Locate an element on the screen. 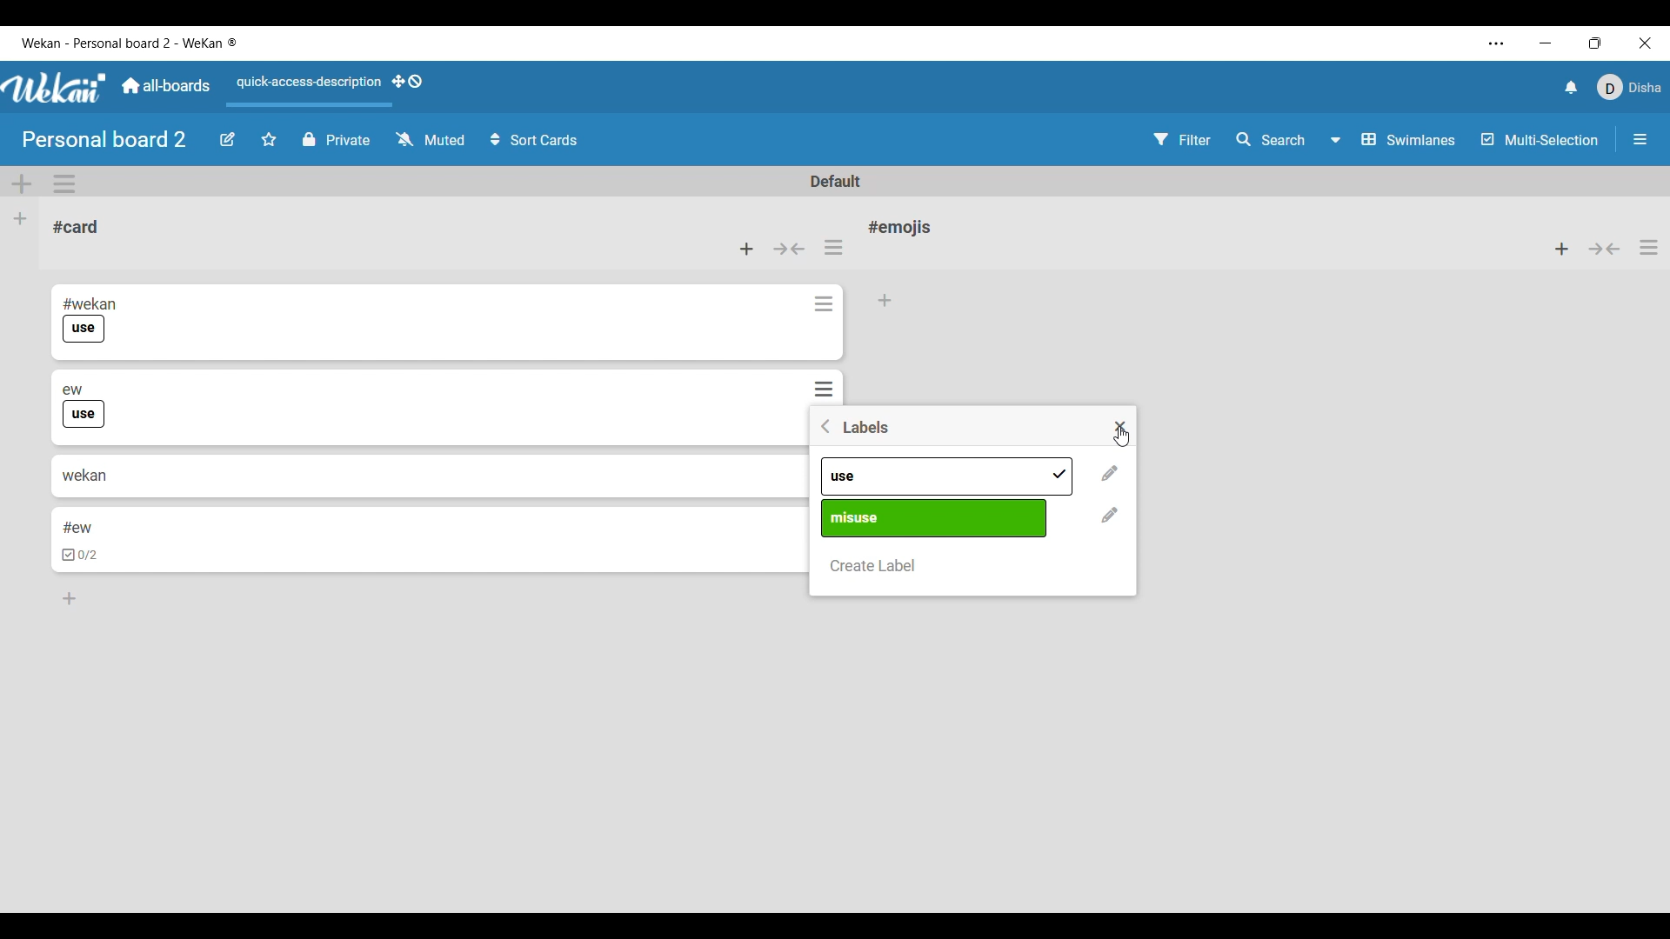 The image size is (1670, 939). Sort card options is located at coordinates (534, 139).